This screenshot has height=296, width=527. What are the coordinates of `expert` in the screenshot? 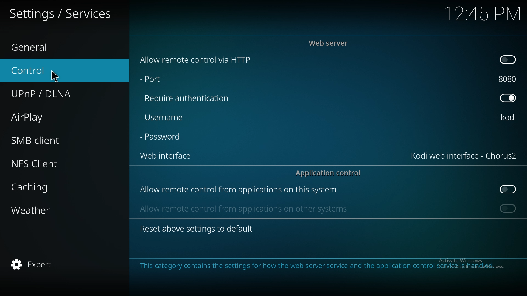 It's located at (46, 265).